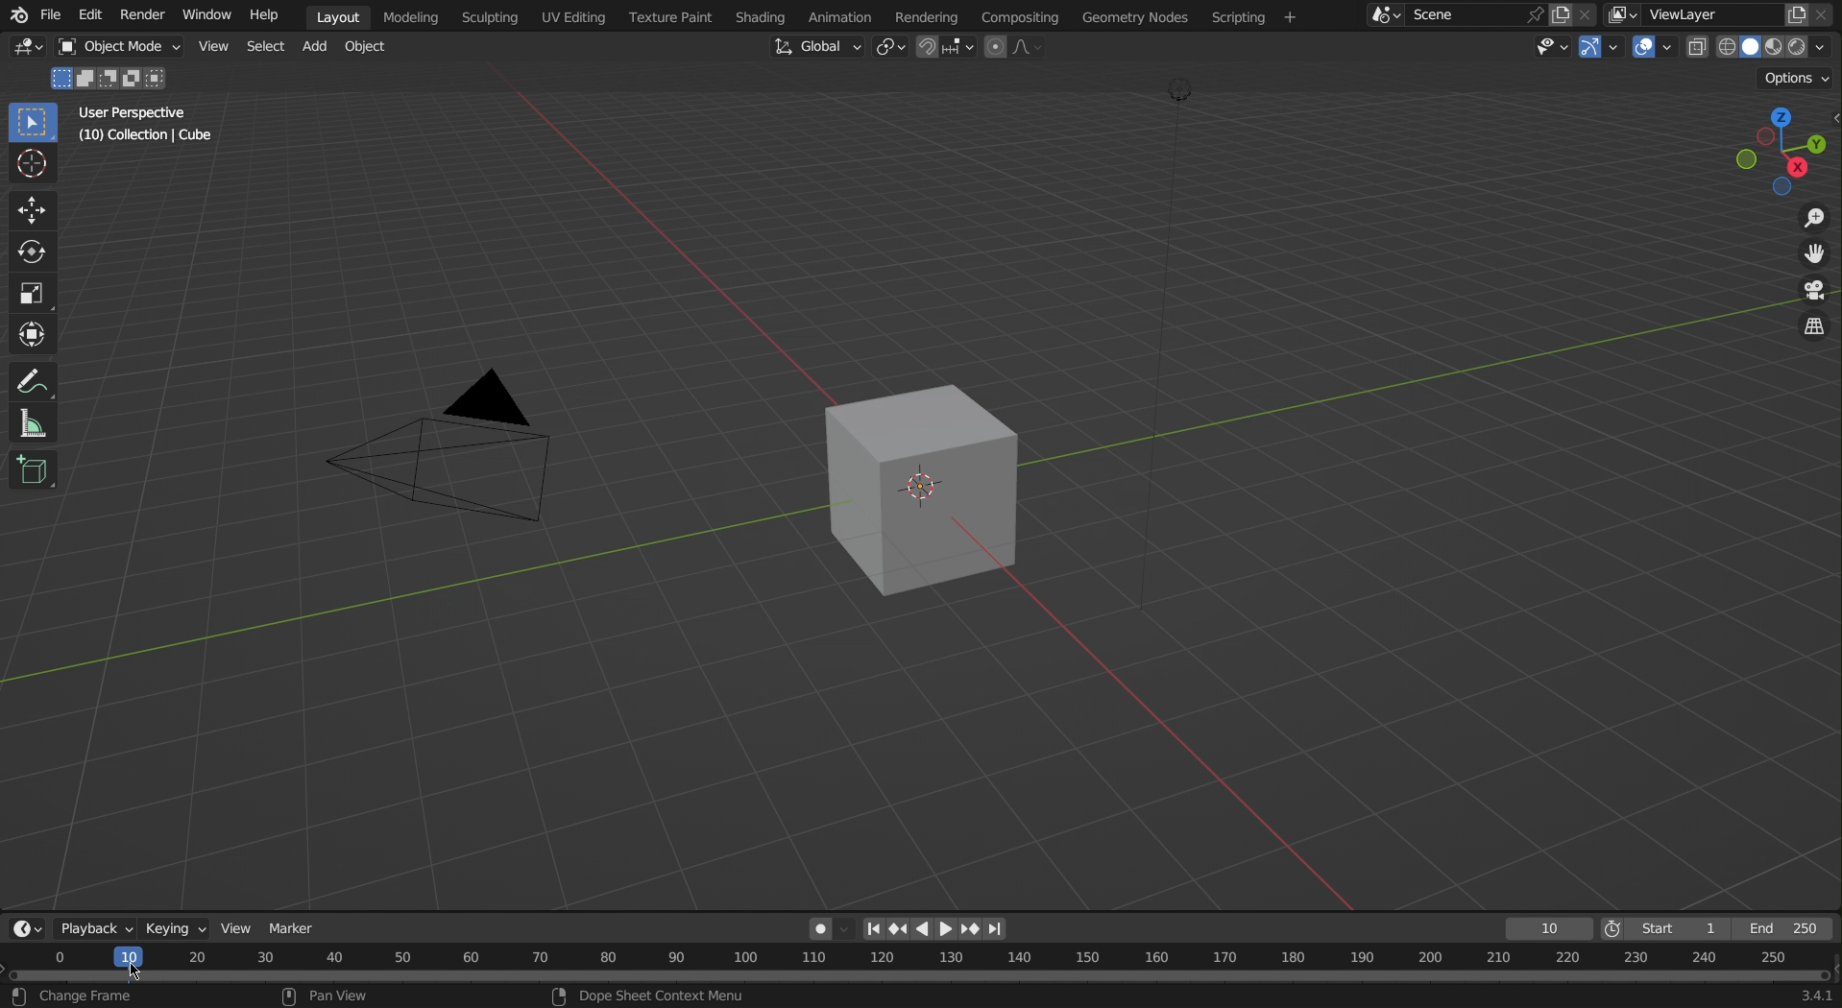 The width and height of the screenshot is (1842, 1008). What do you see at coordinates (142, 973) in the screenshot?
I see `Cursor` at bounding box center [142, 973].